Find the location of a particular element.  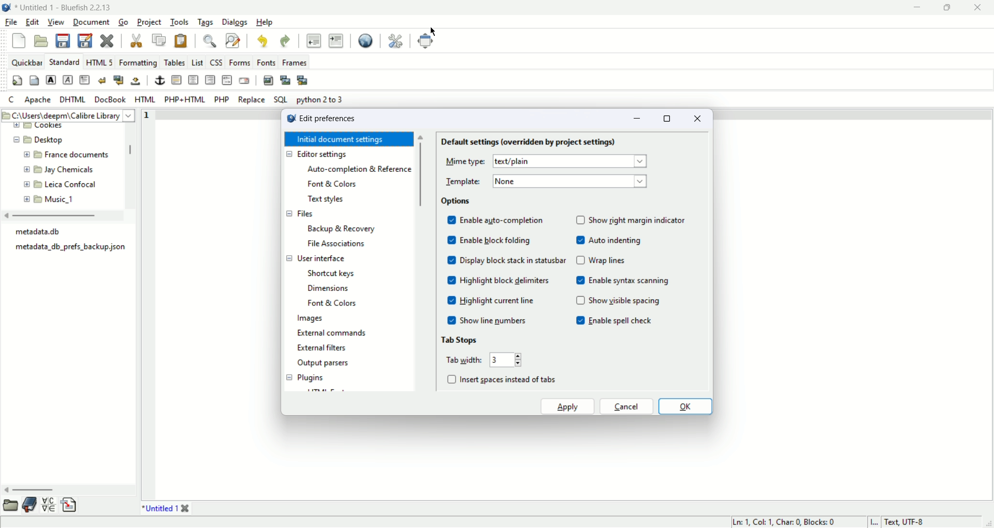

plugins is located at coordinates (311, 377).